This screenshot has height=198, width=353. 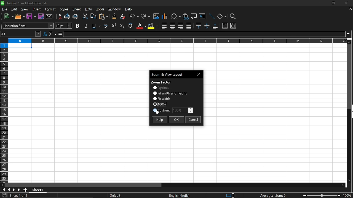 What do you see at coordinates (171, 74) in the screenshot?
I see `current window` at bounding box center [171, 74].